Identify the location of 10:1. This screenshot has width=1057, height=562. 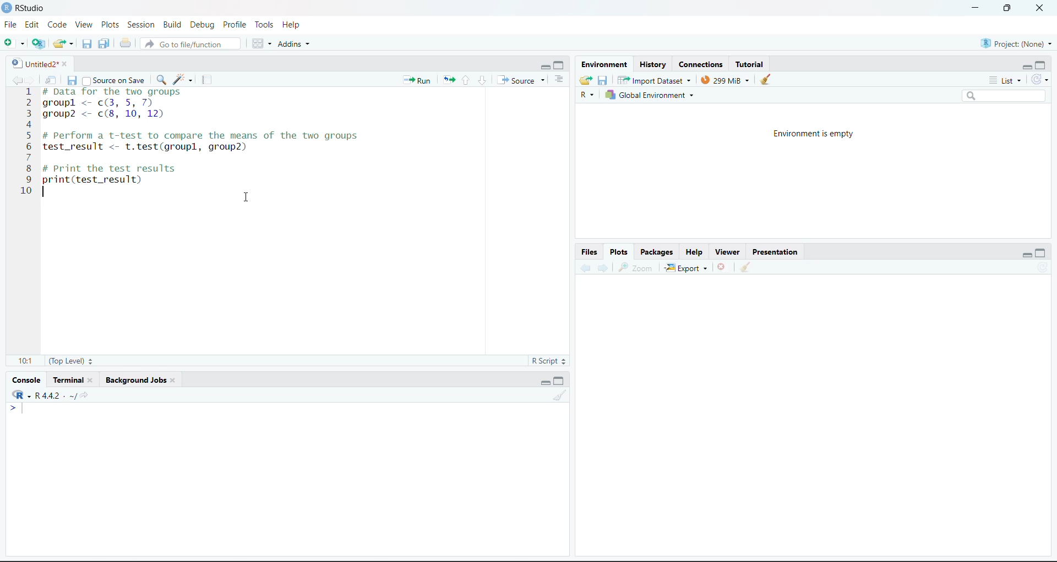
(26, 361).